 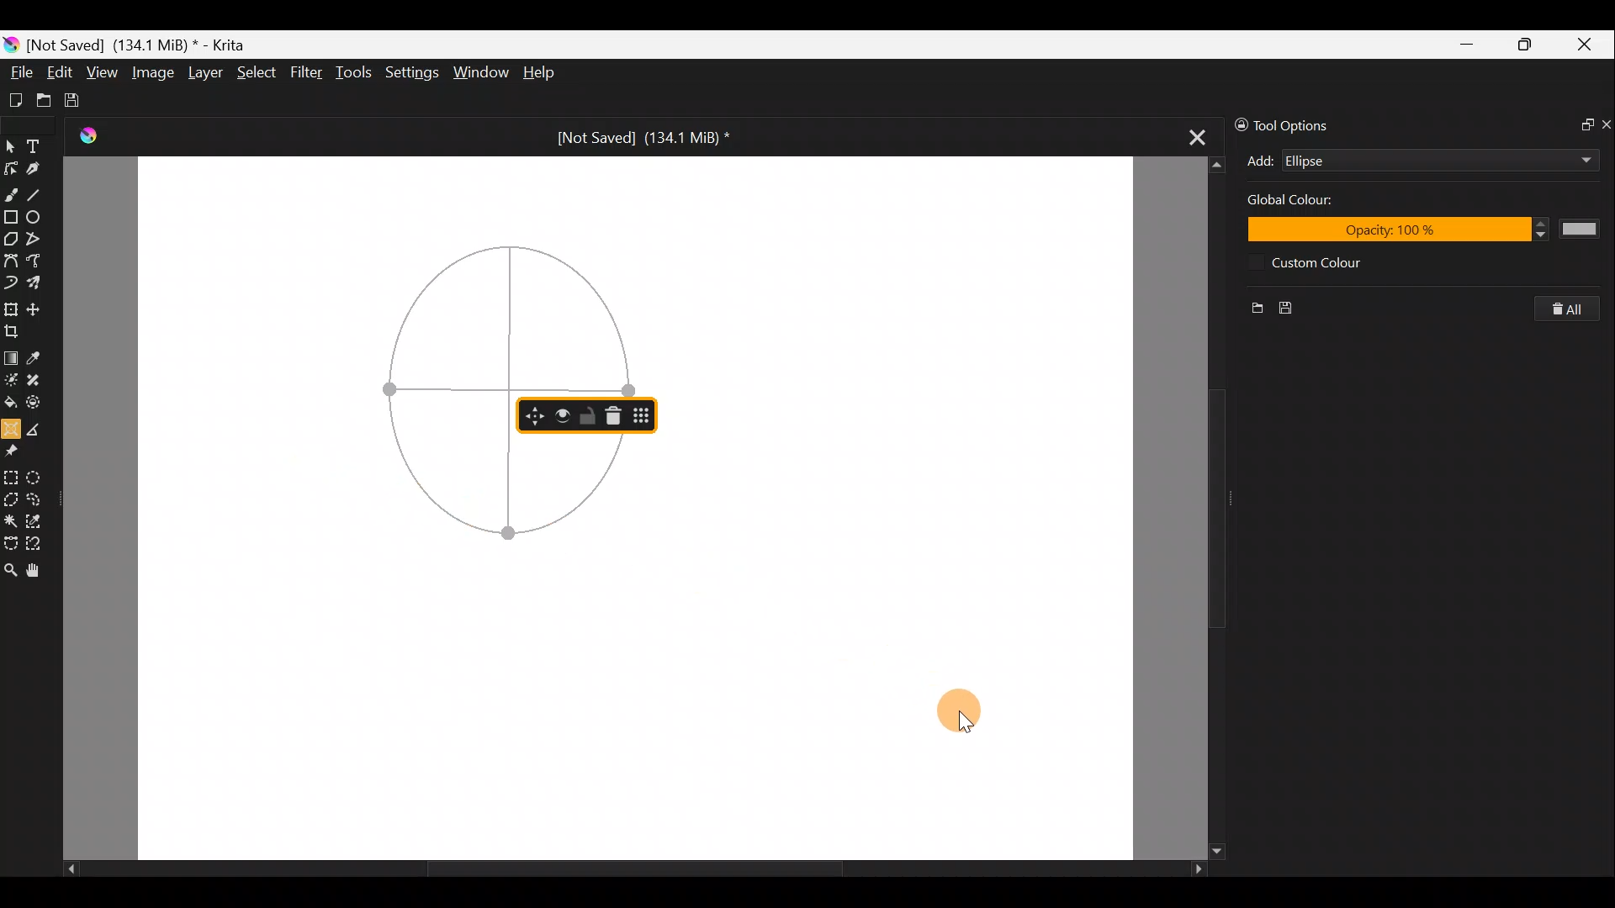 What do you see at coordinates (61, 72) in the screenshot?
I see `Edit` at bounding box center [61, 72].